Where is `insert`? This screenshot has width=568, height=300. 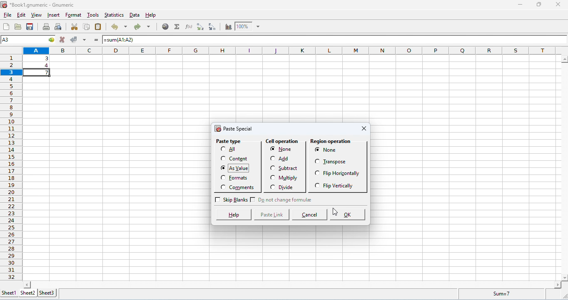 insert is located at coordinates (54, 15).